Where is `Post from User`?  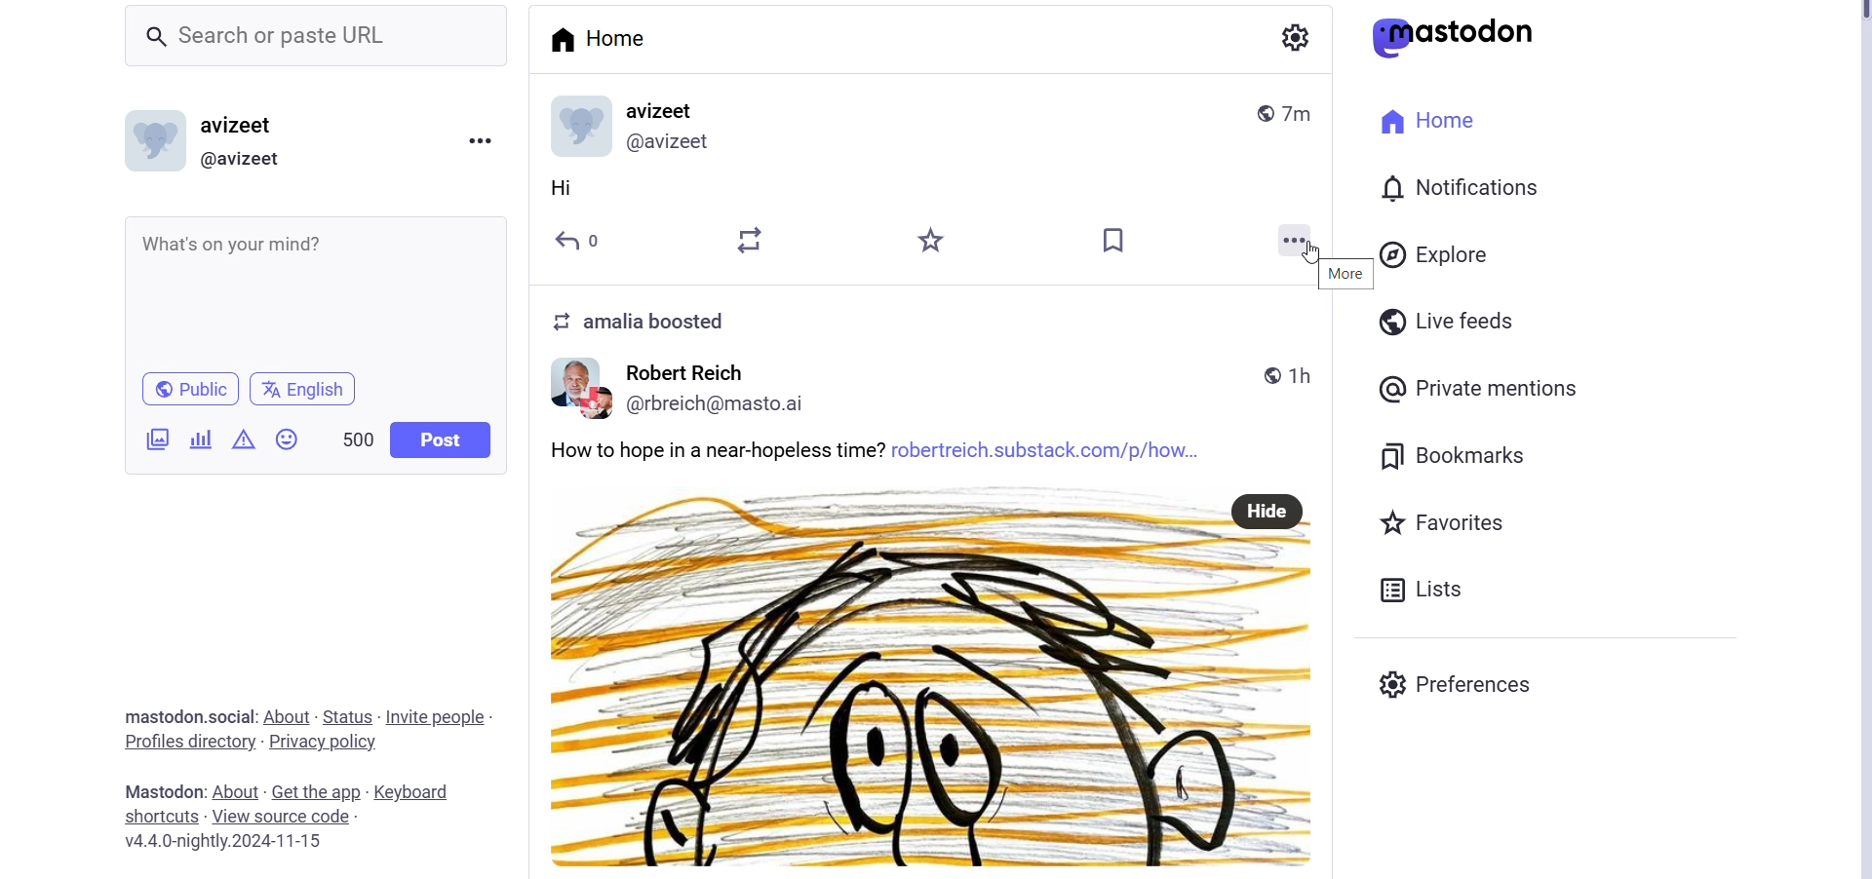 Post from User is located at coordinates (938, 658).